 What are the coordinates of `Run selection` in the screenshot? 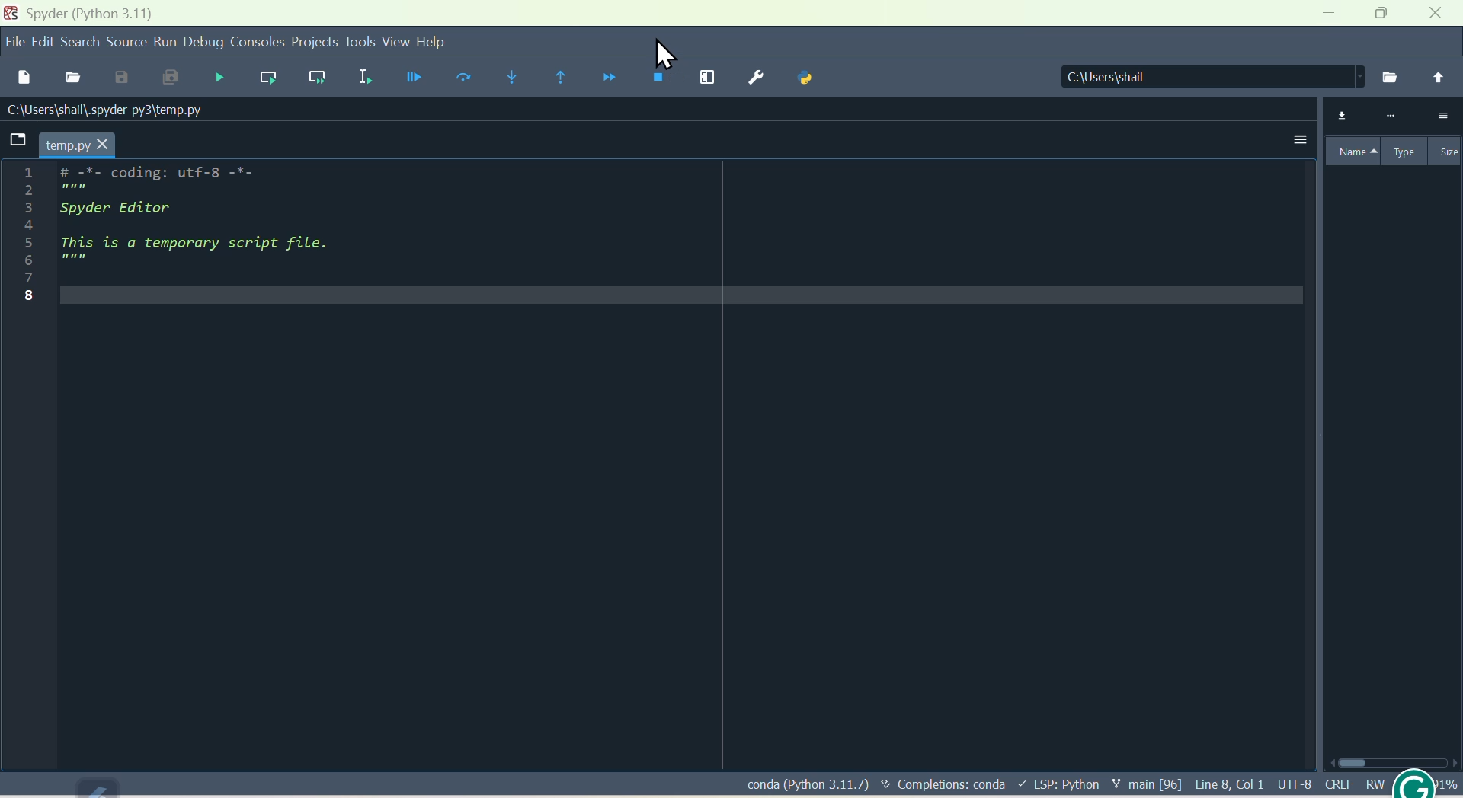 It's located at (361, 78).